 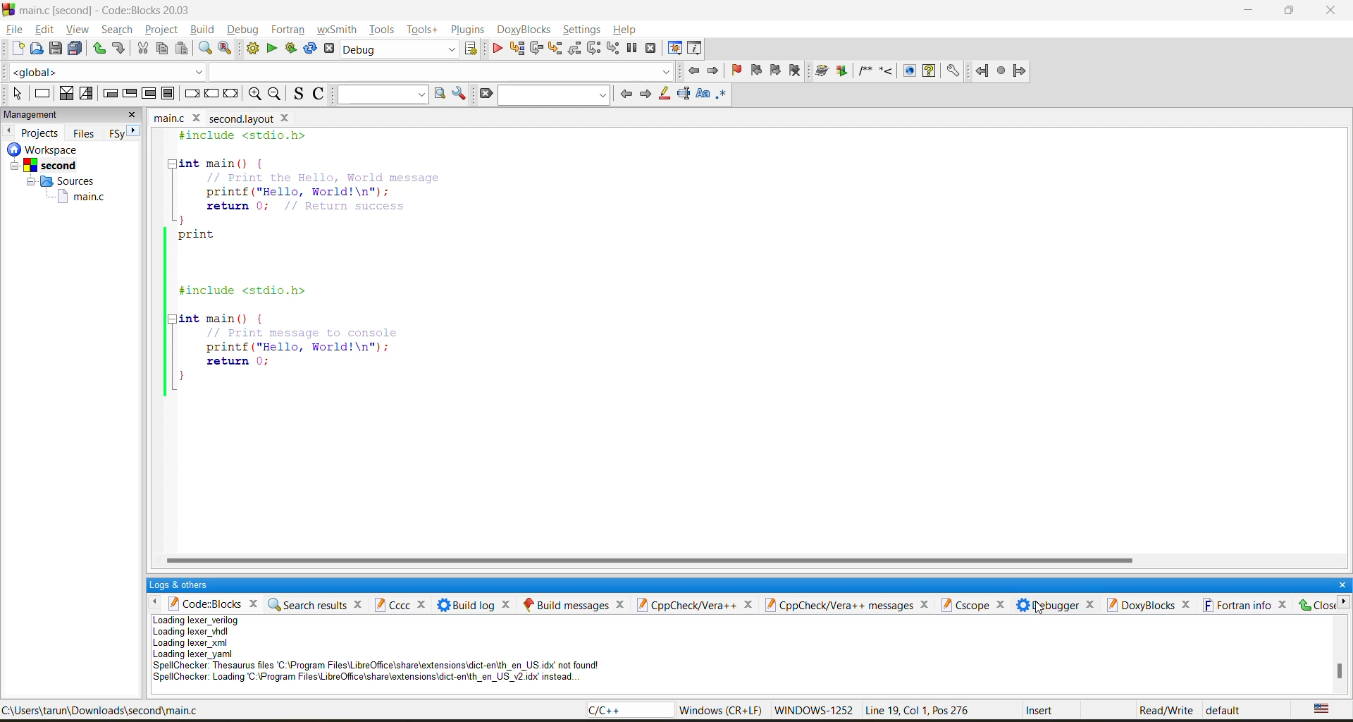 I want to click on show select target dialog, so click(x=474, y=49).